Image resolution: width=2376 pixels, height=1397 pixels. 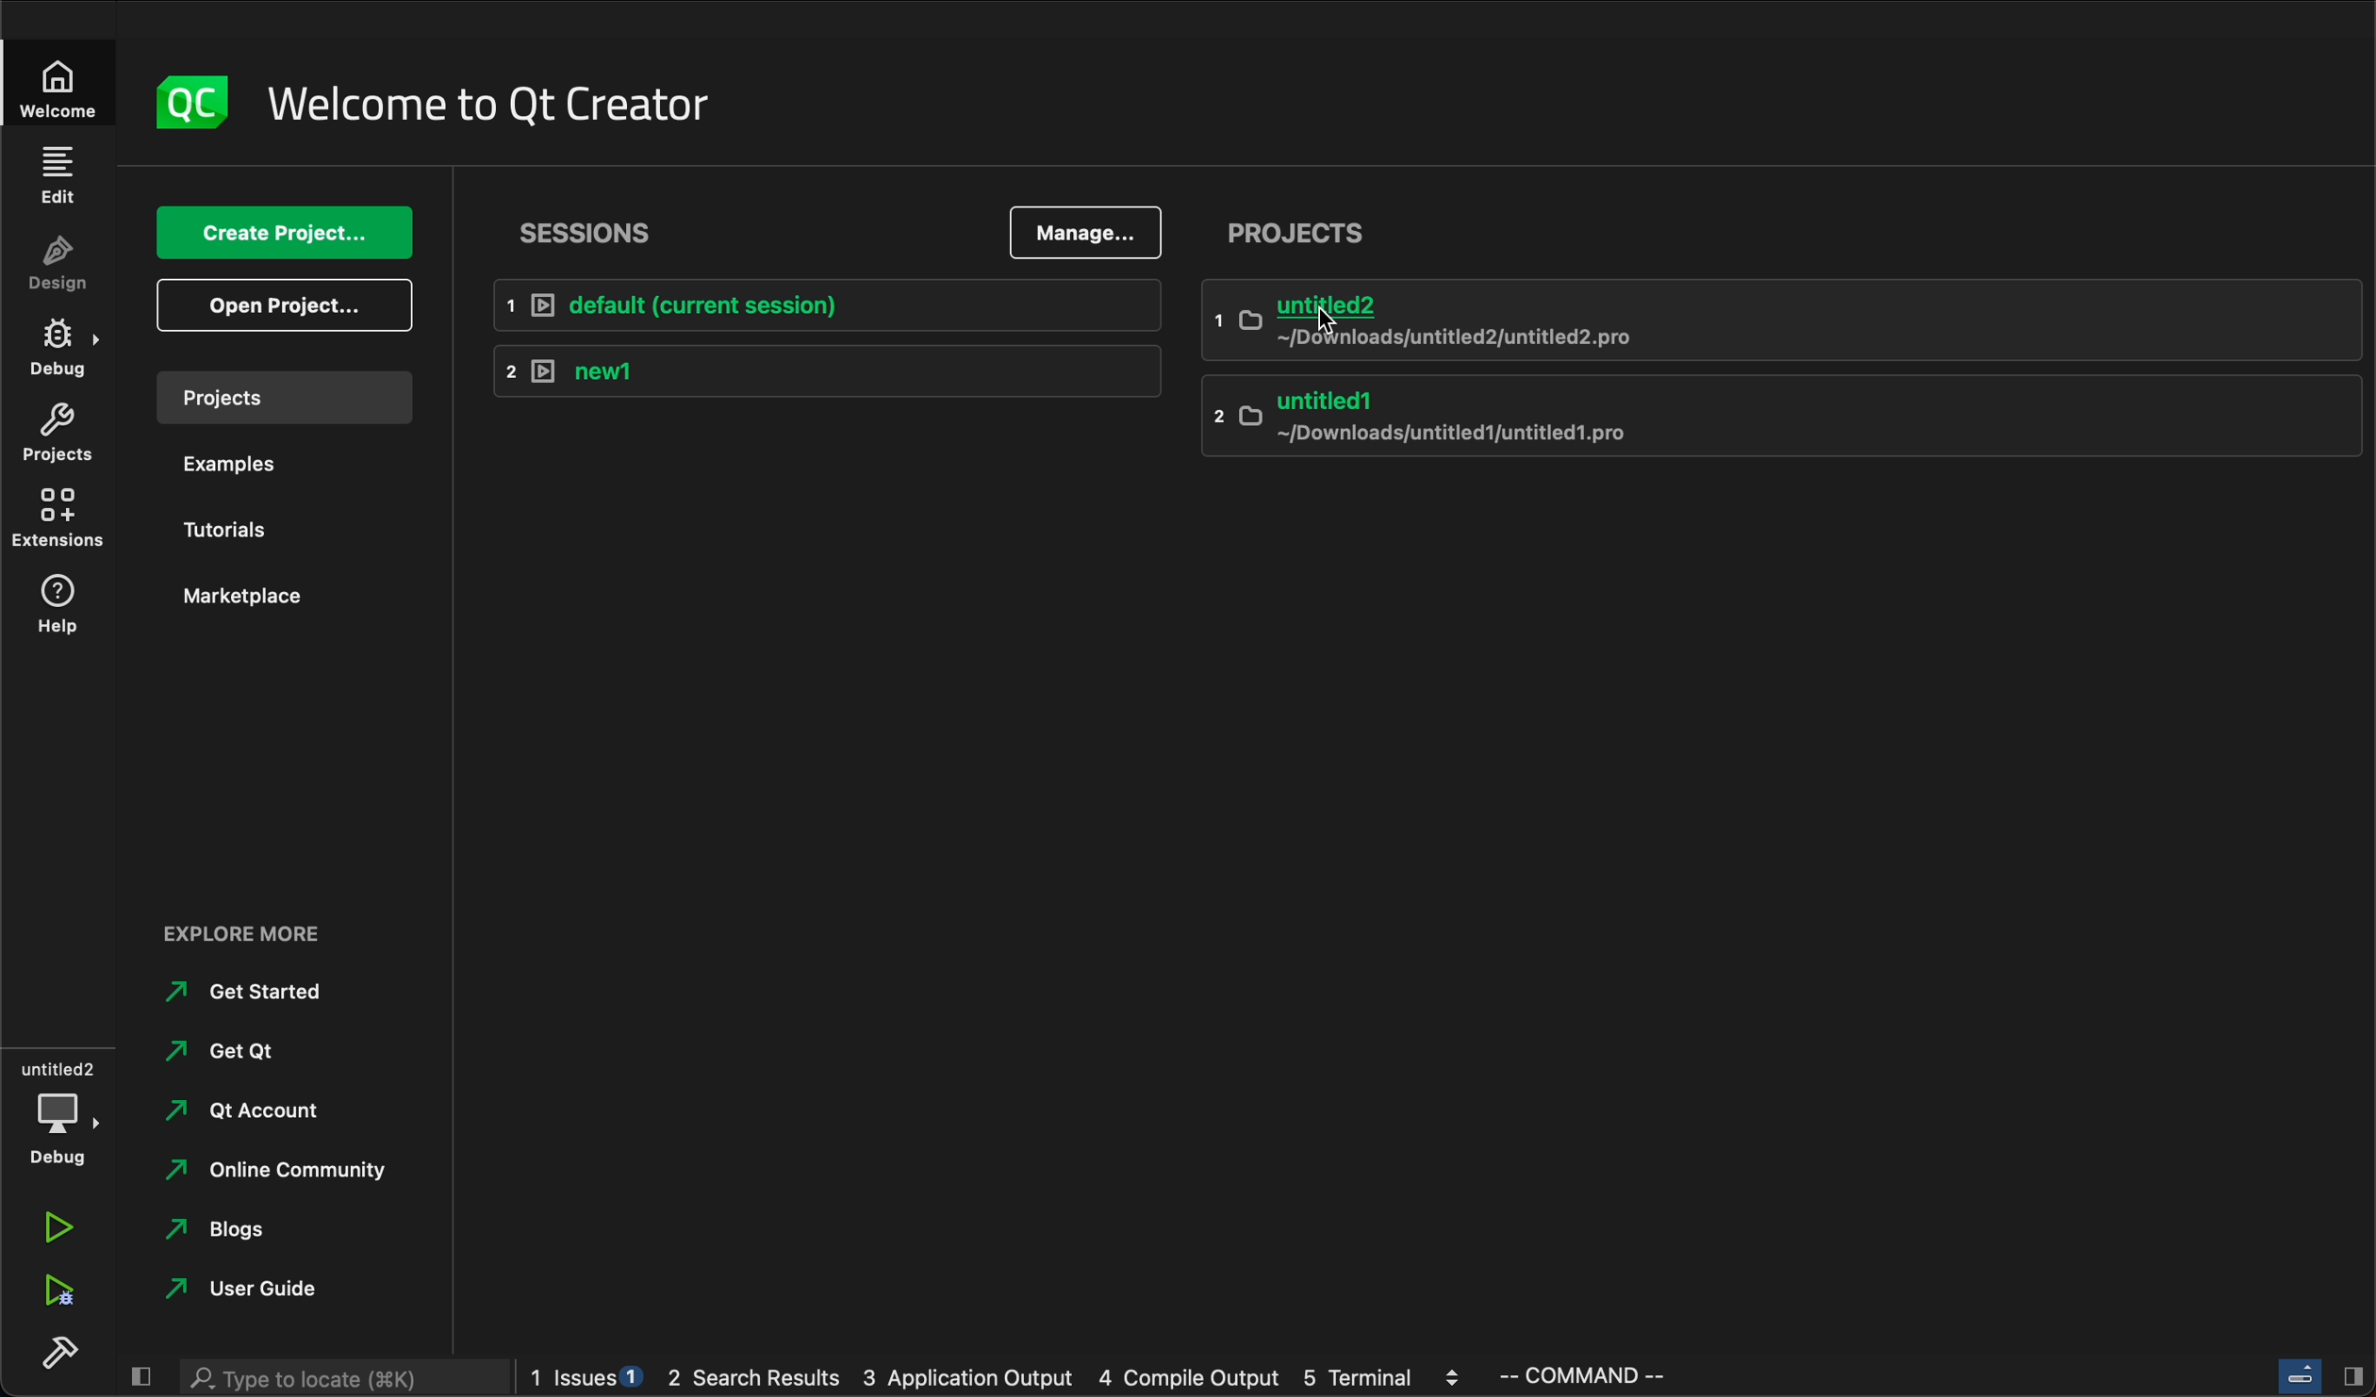 What do you see at coordinates (62, 1111) in the screenshot?
I see `debug` at bounding box center [62, 1111].